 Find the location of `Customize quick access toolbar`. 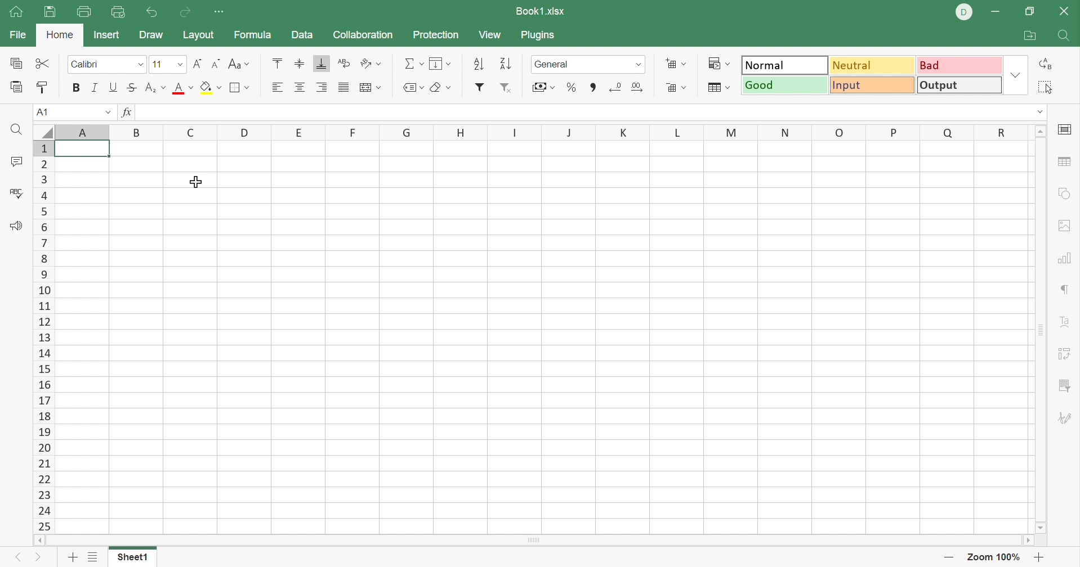

Customize quick access toolbar is located at coordinates (221, 12).